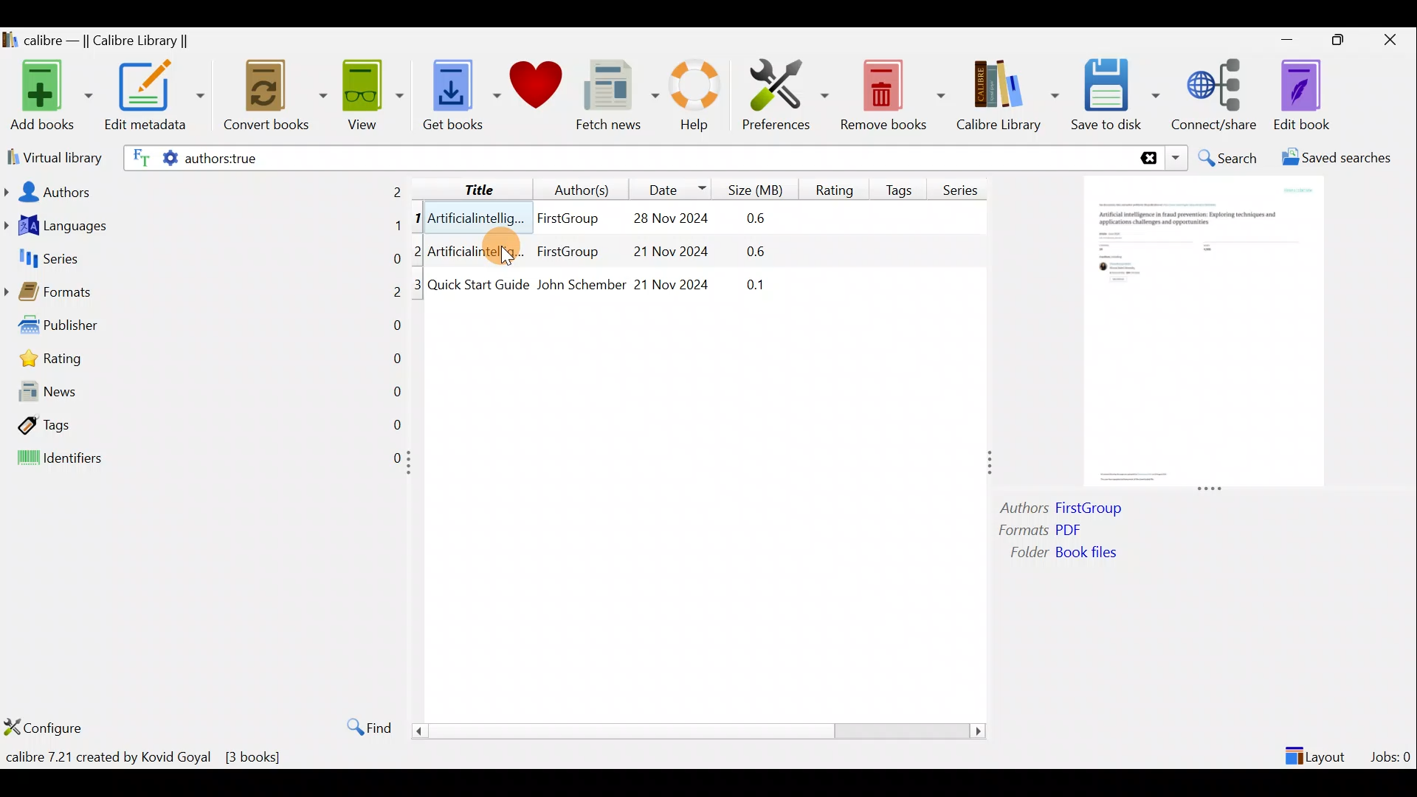  I want to click on Formats: PDF, so click(1061, 532).